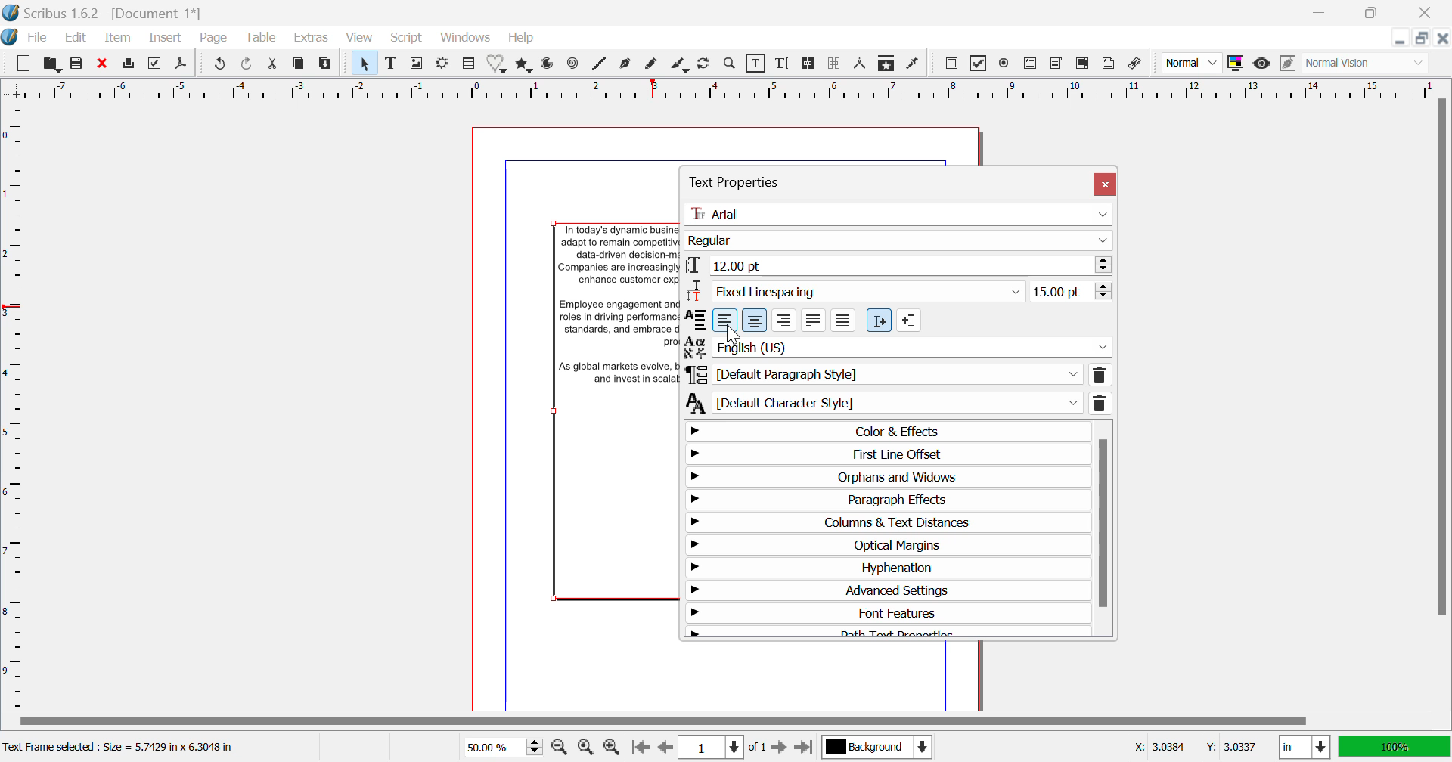 Image resolution: width=1452 pixels, height=762 pixels. What do you see at coordinates (854, 294) in the screenshot?
I see `Linespacing Type` at bounding box center [854, 294].